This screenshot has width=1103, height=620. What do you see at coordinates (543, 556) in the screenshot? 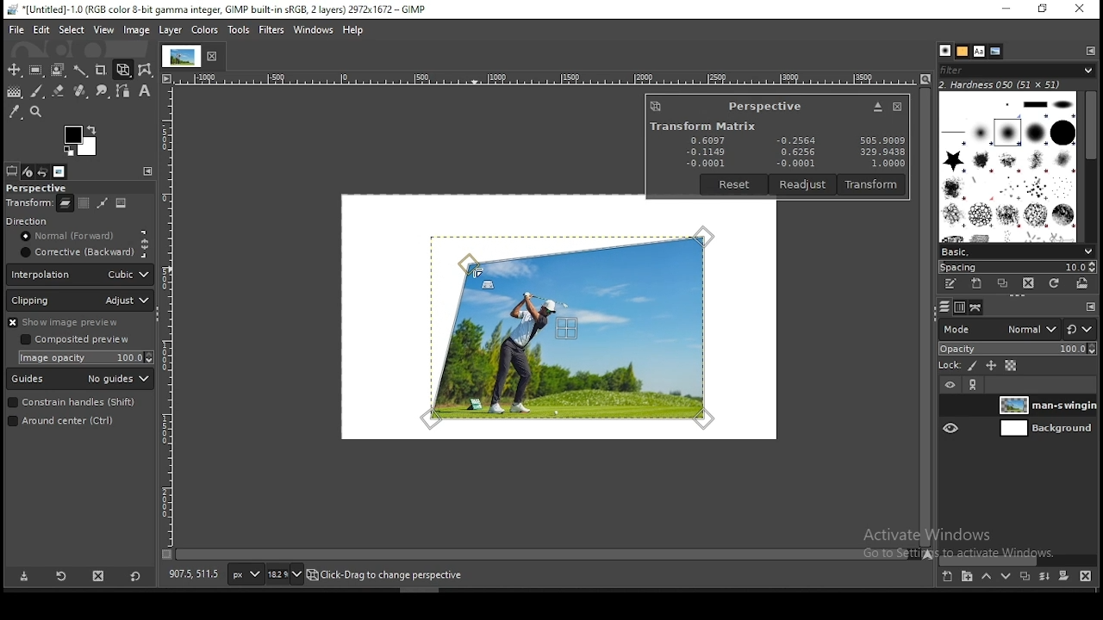
I see `scroll bar` at bounding box center [543, 556].